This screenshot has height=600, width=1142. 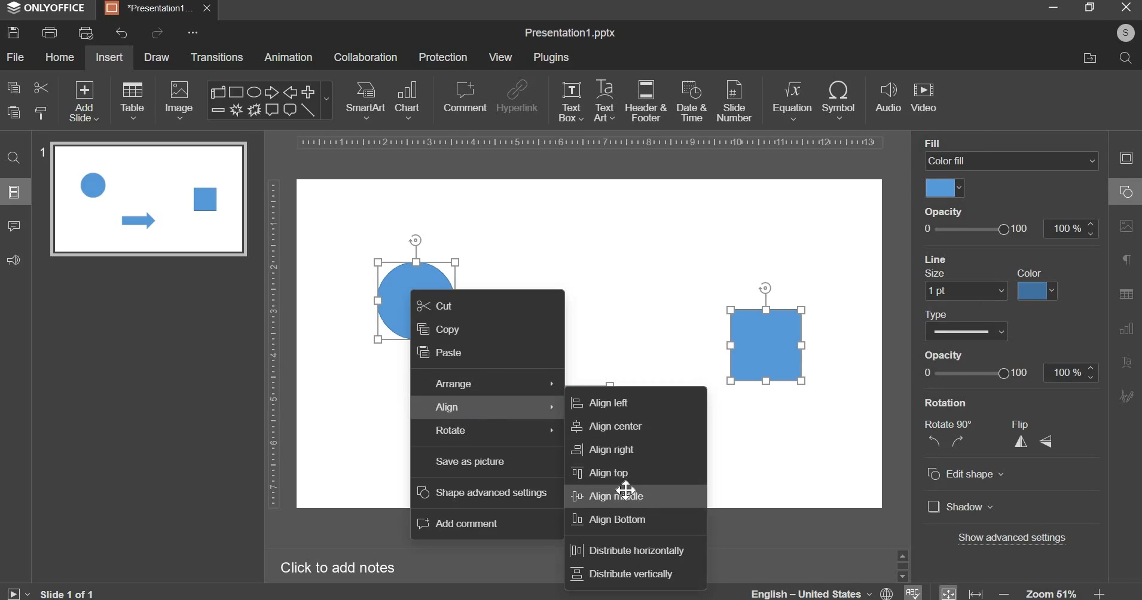 What do you see at coordinates (1127, 190) in the screenshot?
I see `shape setting` at bounding box center [1127, 190].